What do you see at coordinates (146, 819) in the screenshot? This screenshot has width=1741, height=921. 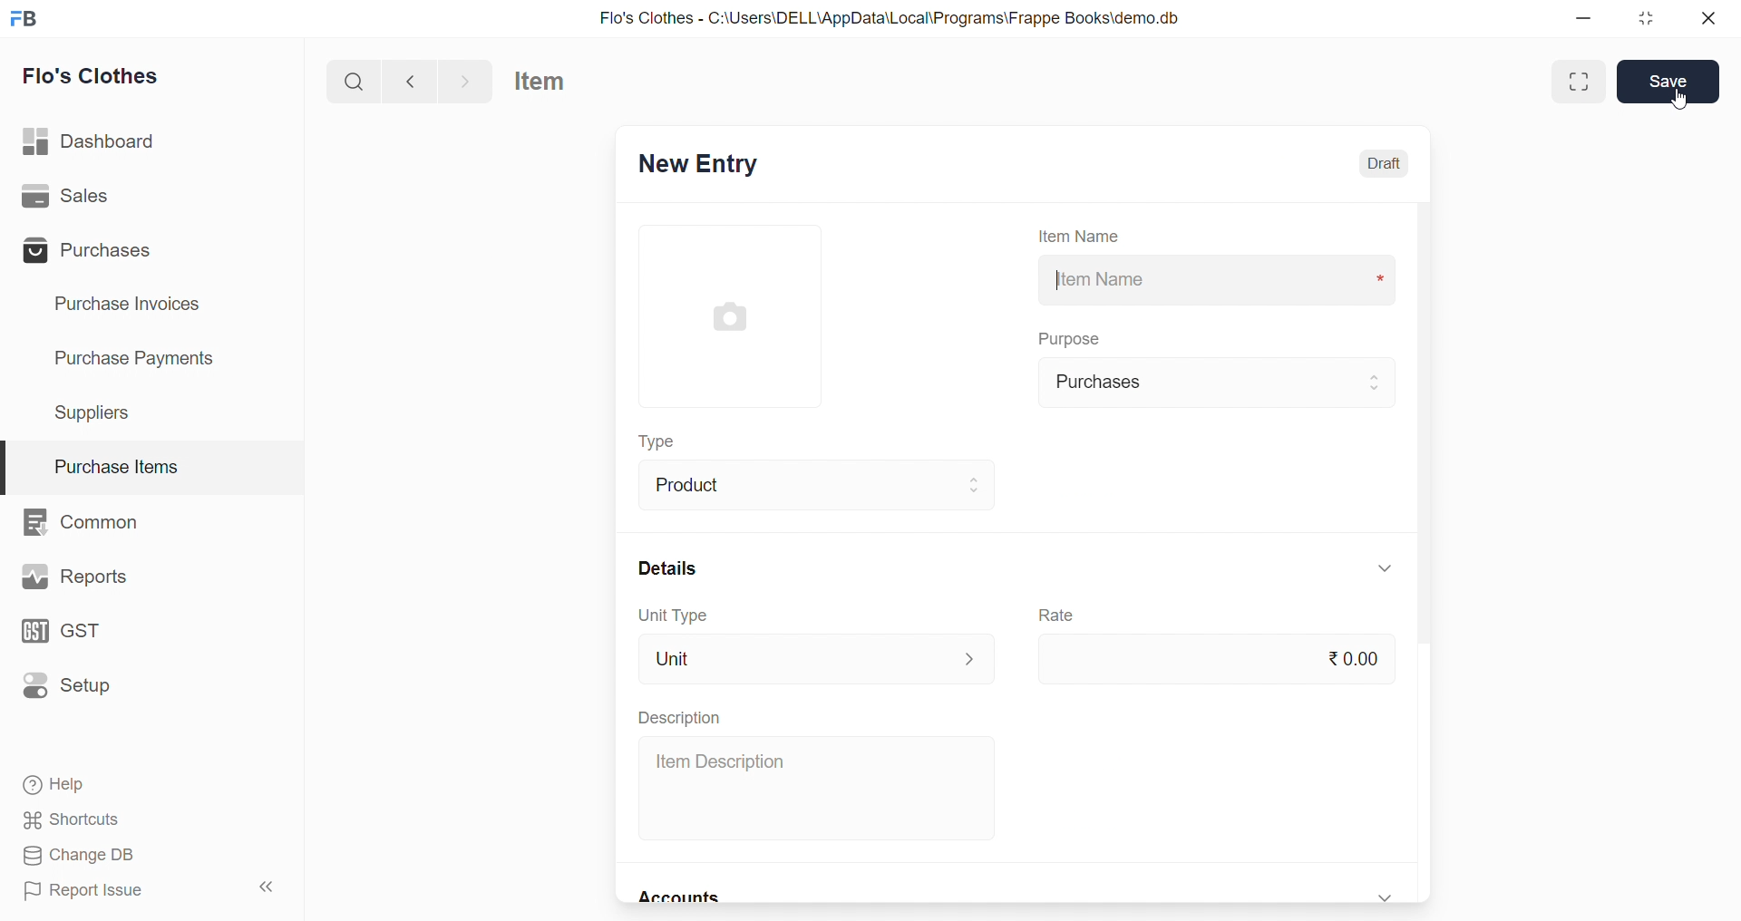 I see `Shortcuts` at bounding box center [146, 819].